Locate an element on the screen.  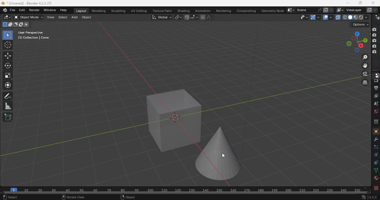
Mode is located at coordinates (4, 24).